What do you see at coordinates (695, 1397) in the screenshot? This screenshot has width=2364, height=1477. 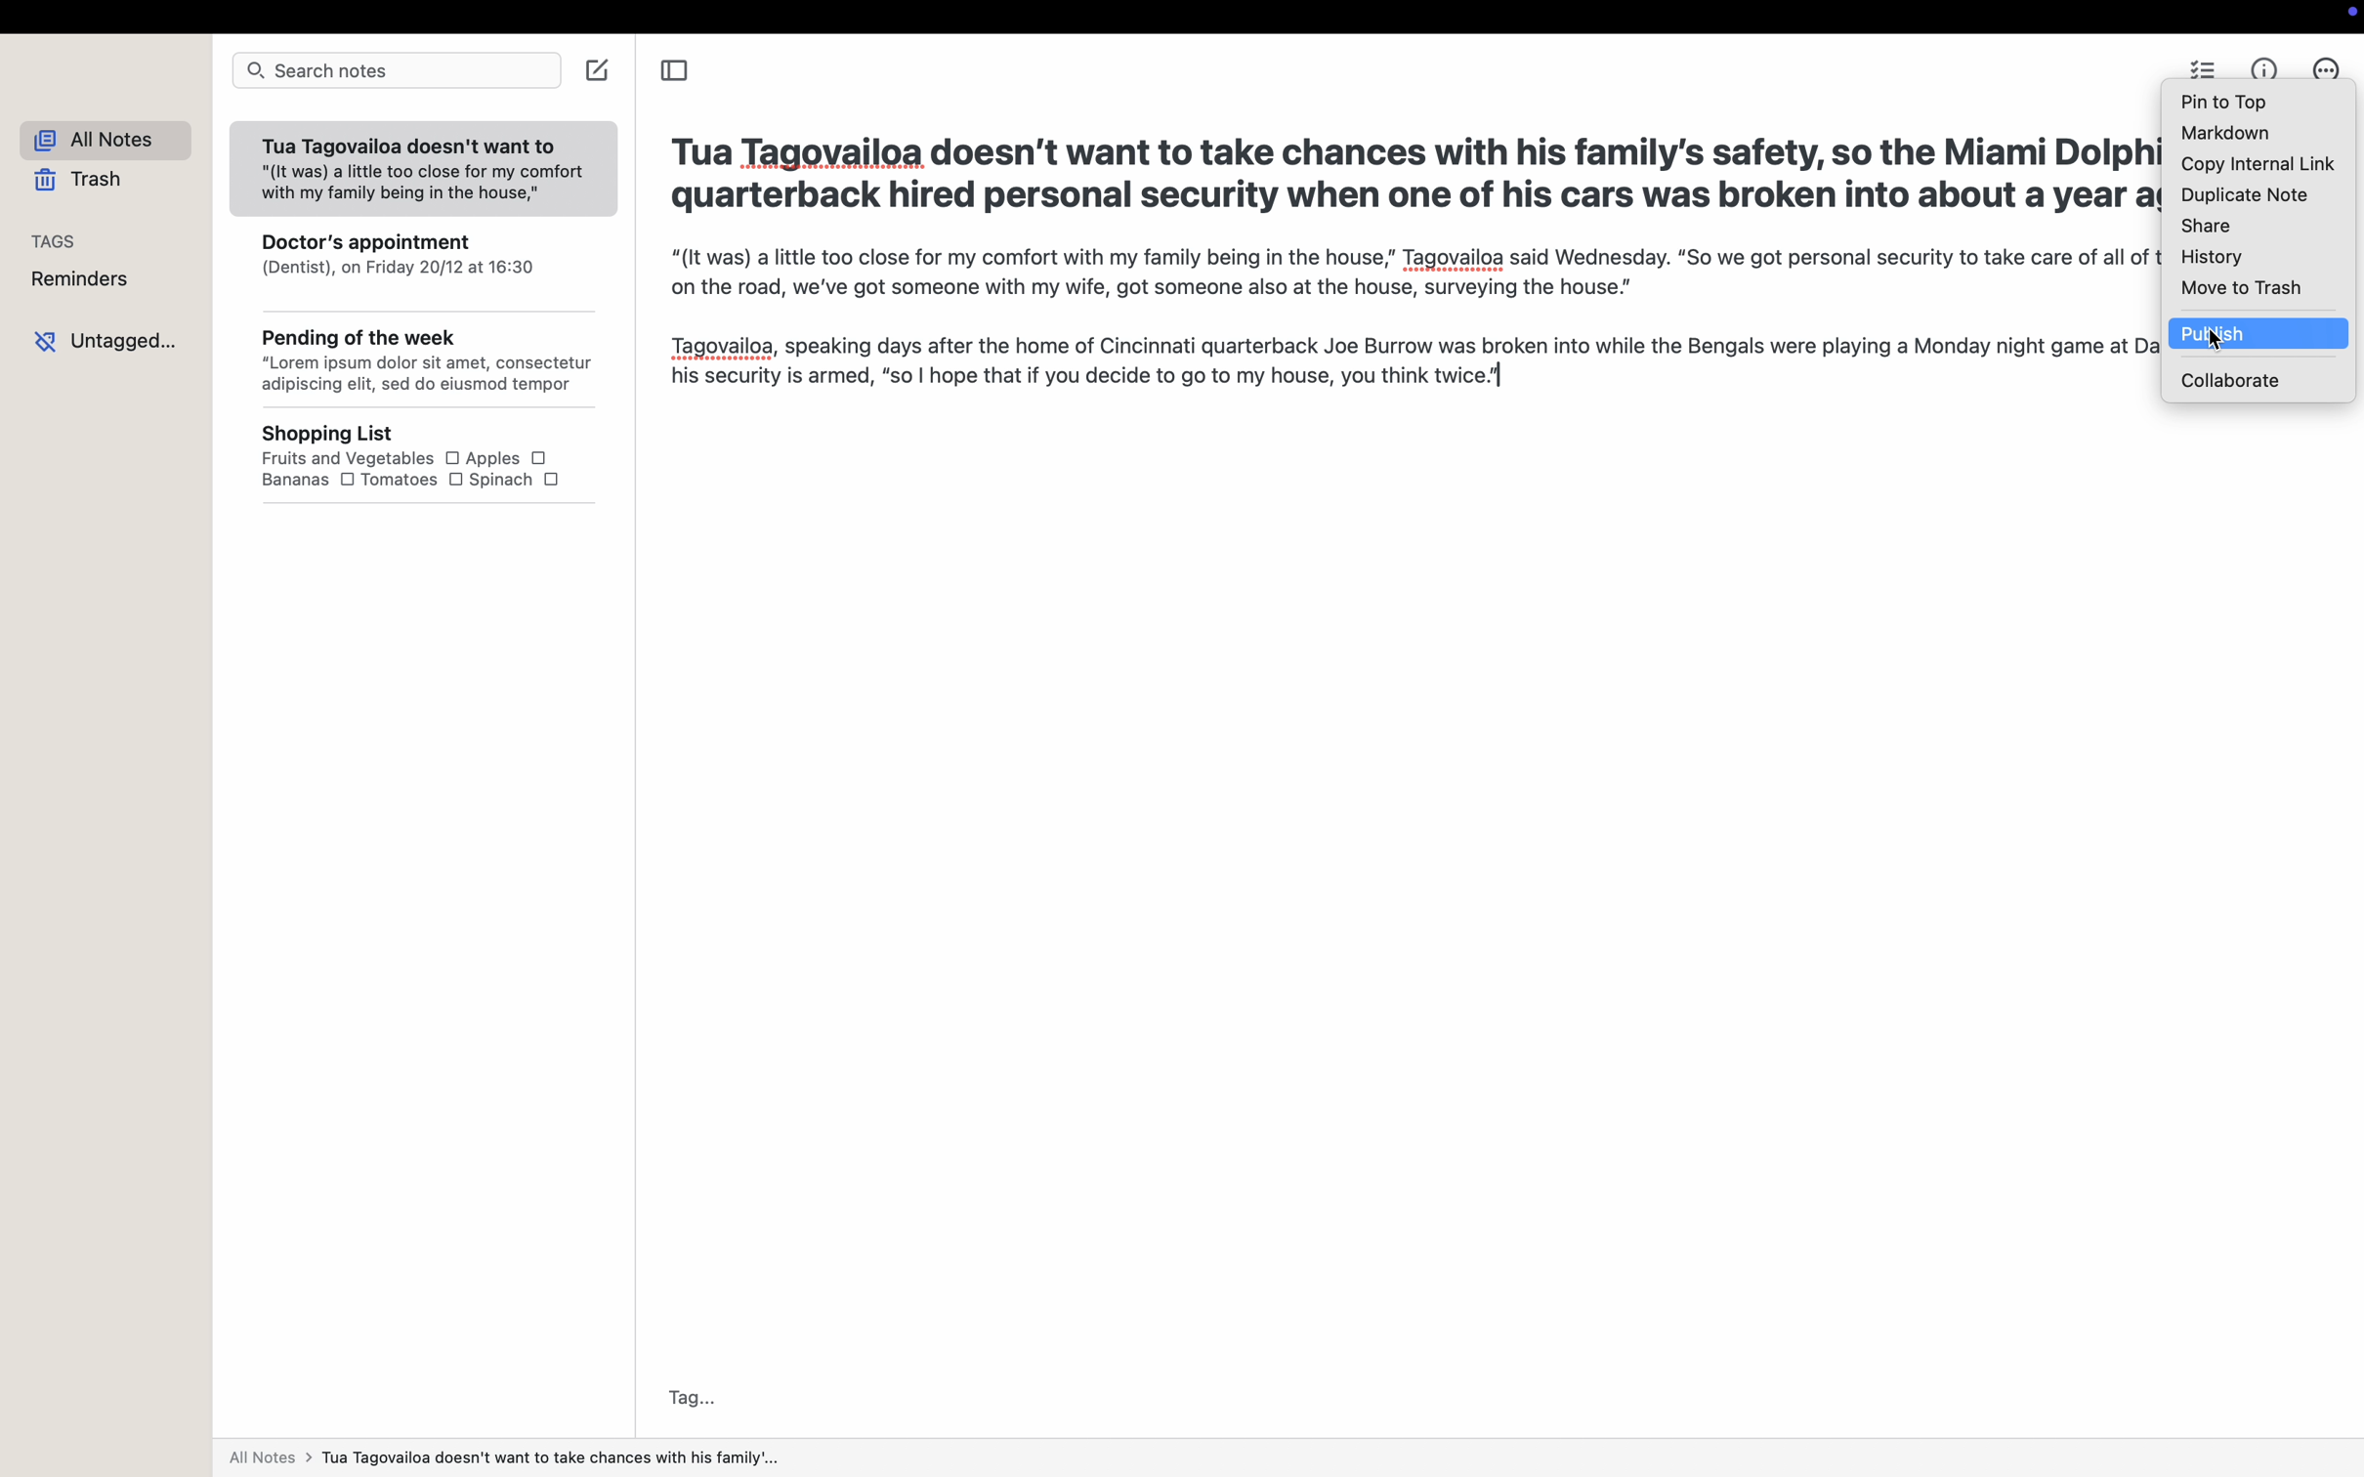 I see `tag` at bounding box center [695, 1397].